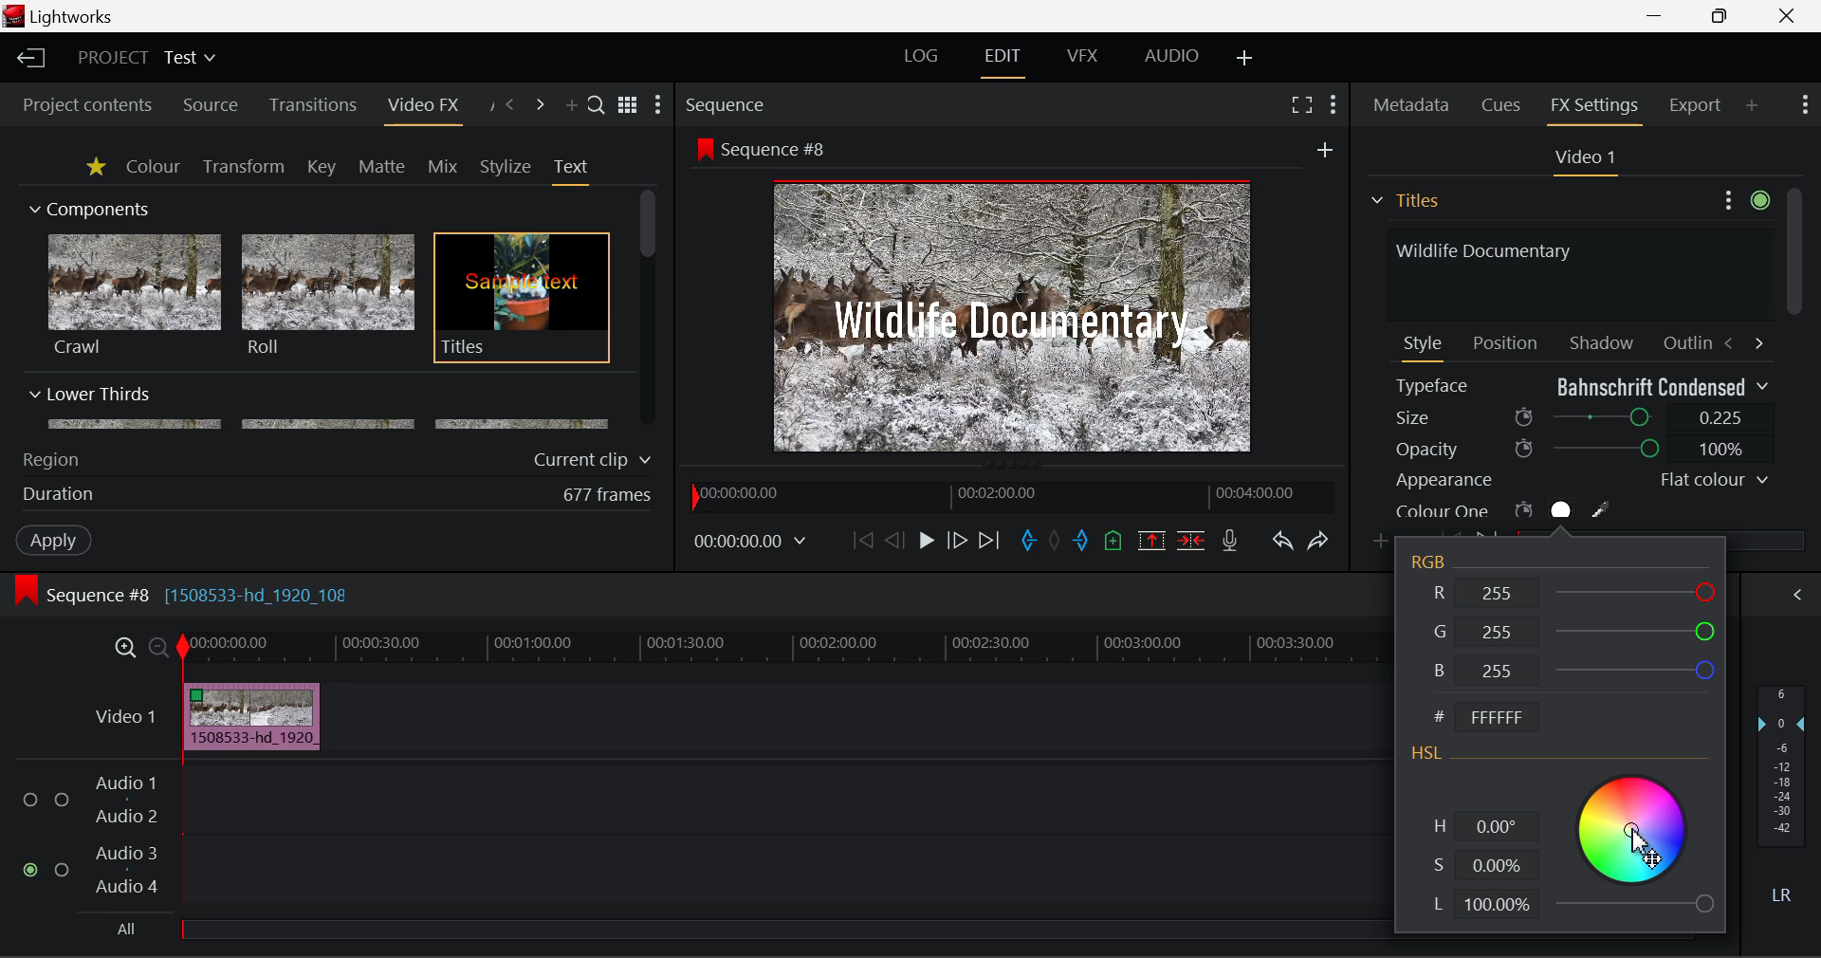  What do you see at coordinates (1320, 541) in the screenshot?
I see `Redo` at bounding box center [1320, 541].